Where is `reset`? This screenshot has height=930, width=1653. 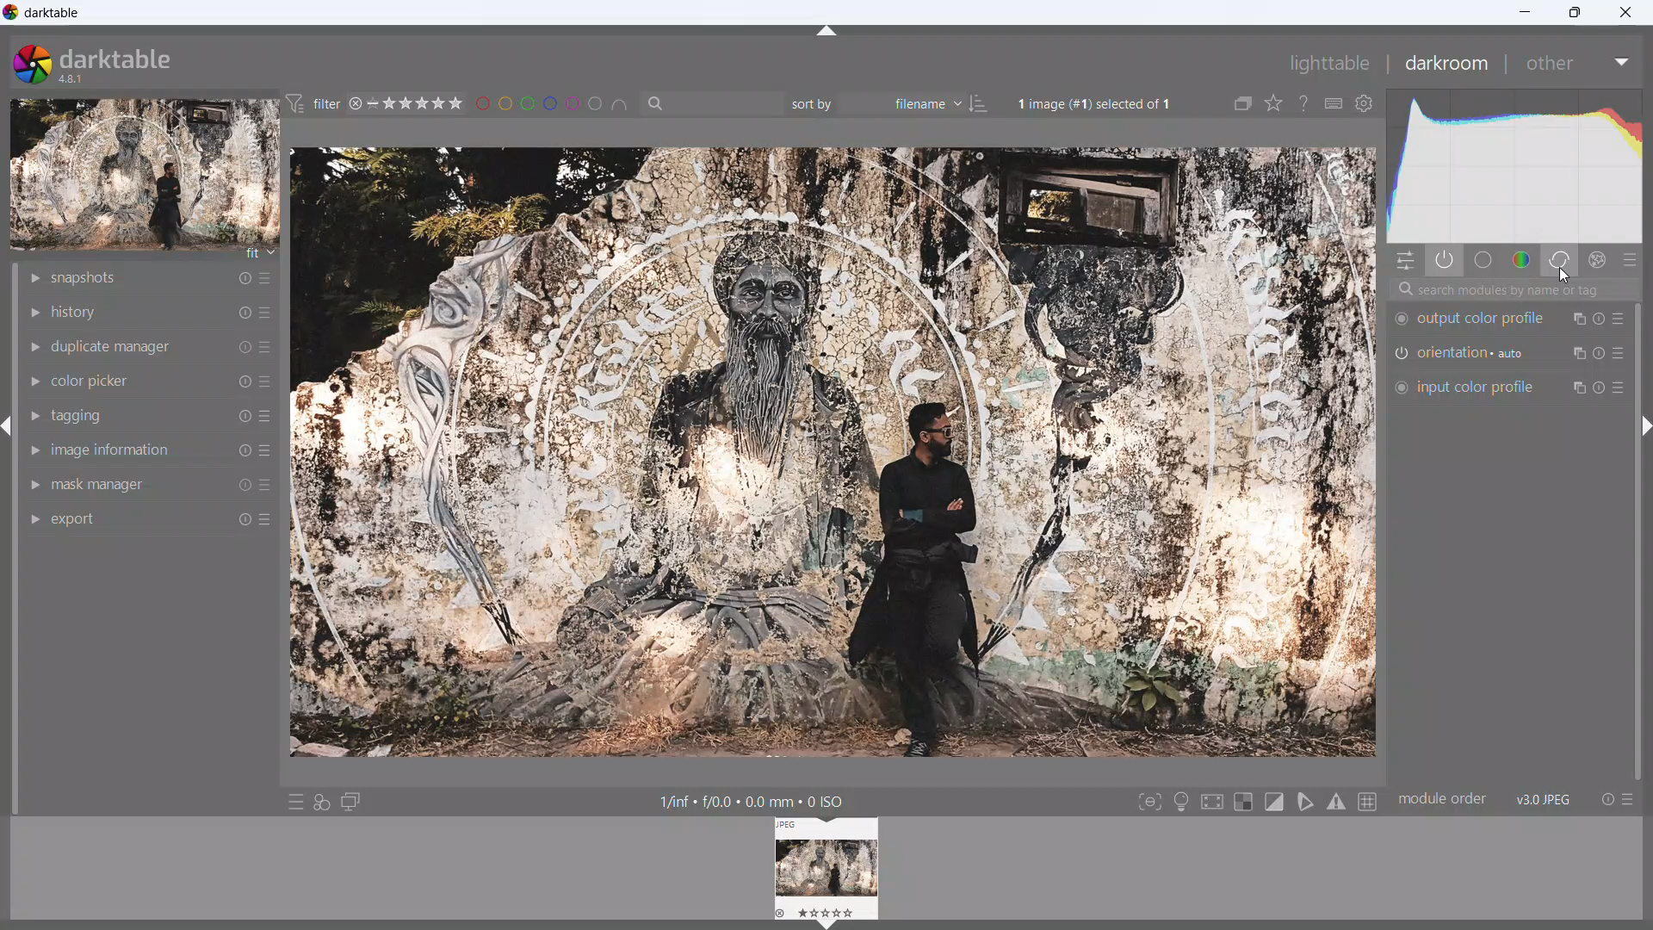 reset is located at coordinates (1607, 801).